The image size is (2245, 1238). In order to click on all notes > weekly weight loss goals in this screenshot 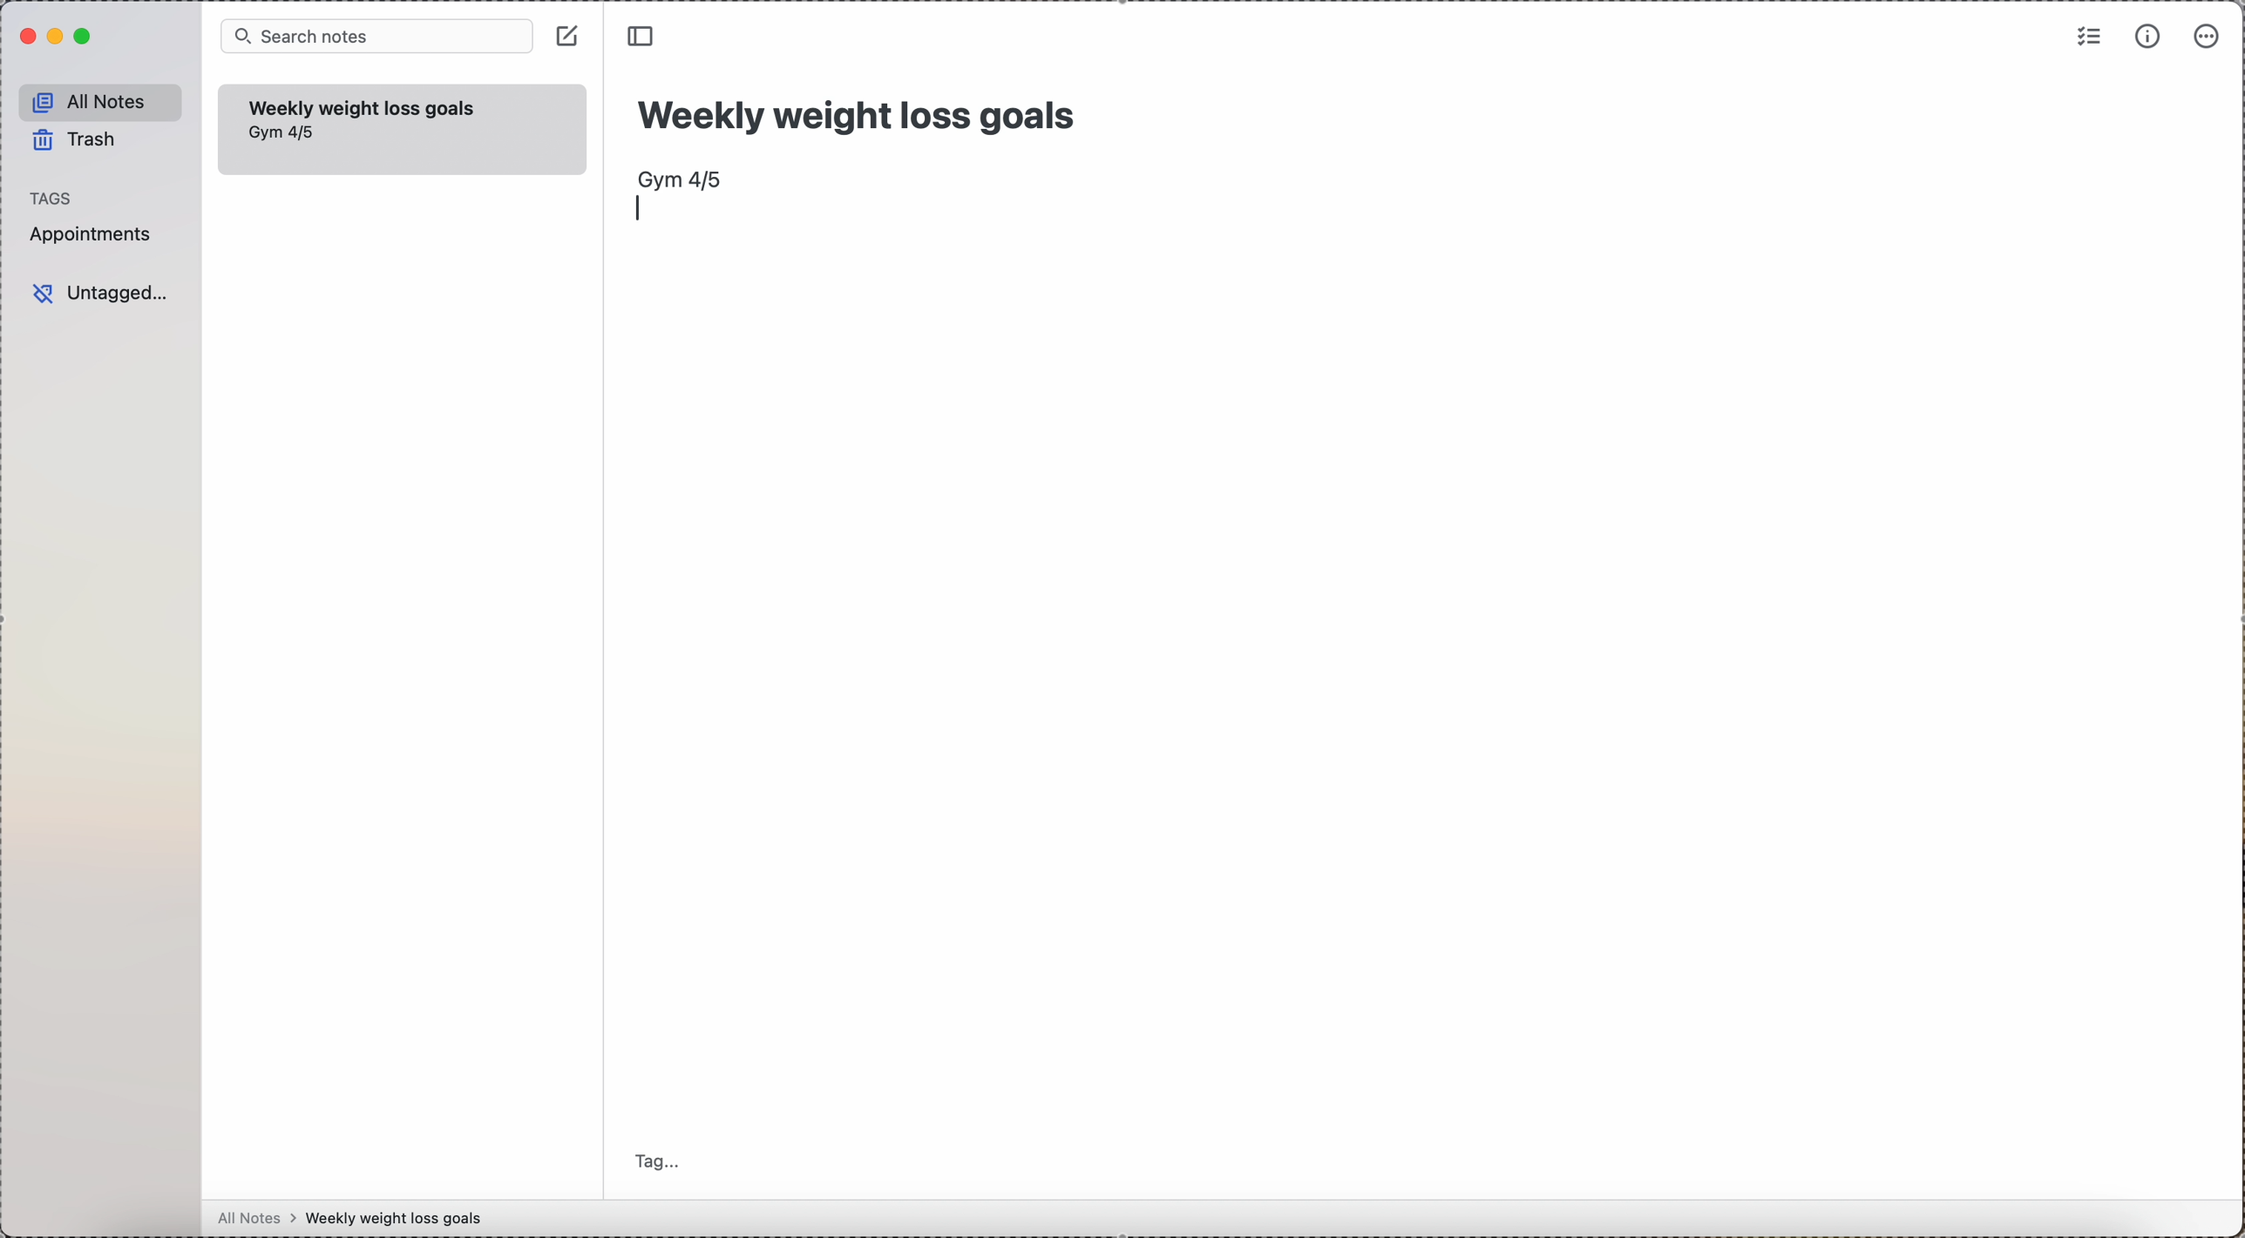, I will do `click(357, 1219)`.